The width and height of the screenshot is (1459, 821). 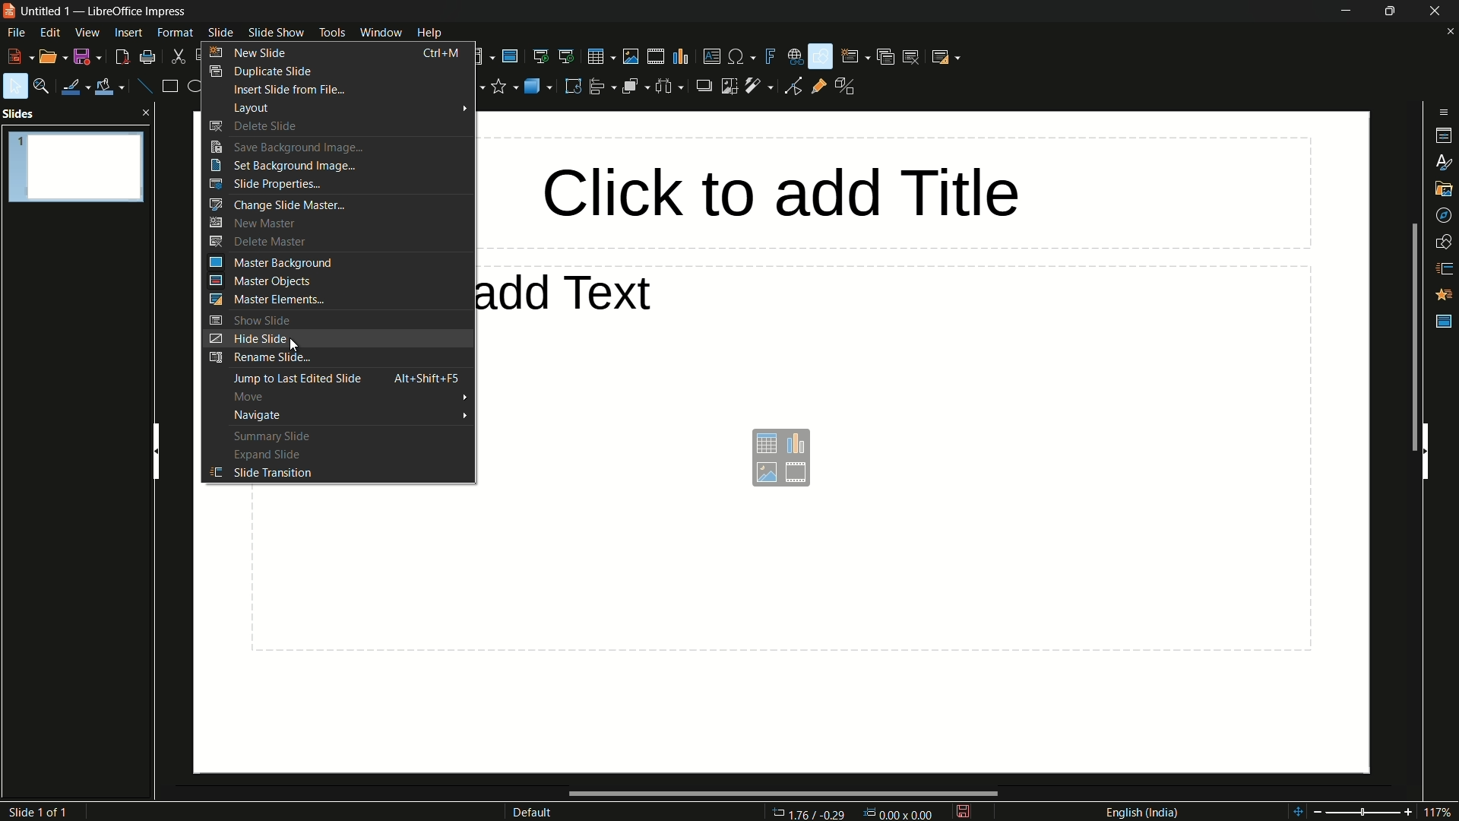 I want to click on adjustment bar, so click(x=1364, y=814).